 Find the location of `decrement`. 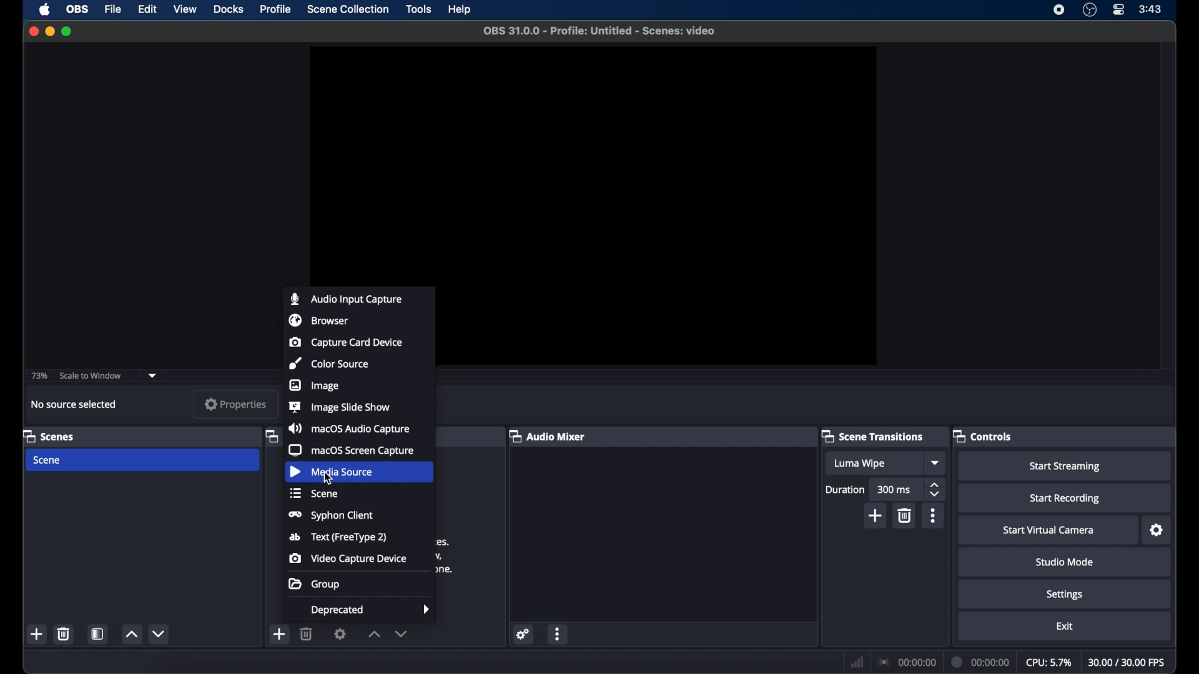

decrement is located at coordinates (401, 633).